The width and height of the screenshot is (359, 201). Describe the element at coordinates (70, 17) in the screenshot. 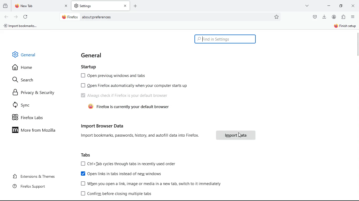

I see `Firefox` at that location.